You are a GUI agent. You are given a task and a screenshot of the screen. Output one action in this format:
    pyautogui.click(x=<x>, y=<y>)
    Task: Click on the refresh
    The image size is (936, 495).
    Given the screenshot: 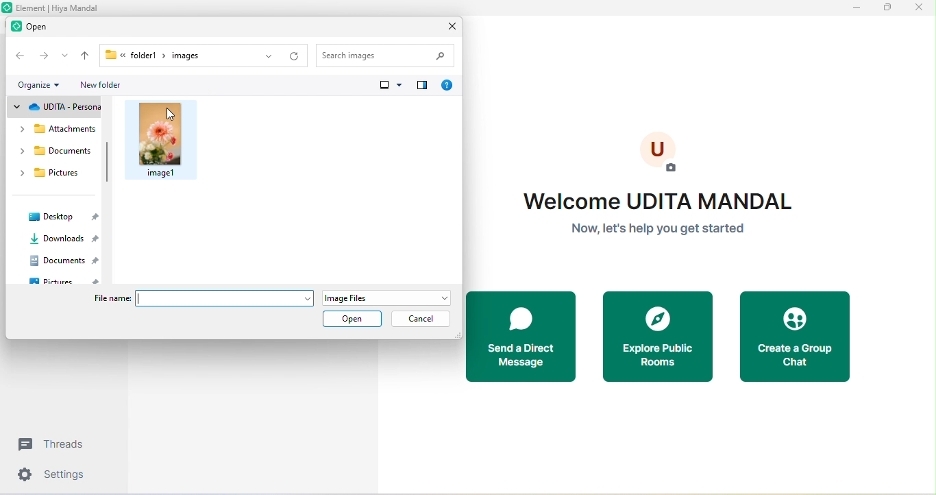 What is the action you would take?
    pyautogui.click(x=295, y=52)
    